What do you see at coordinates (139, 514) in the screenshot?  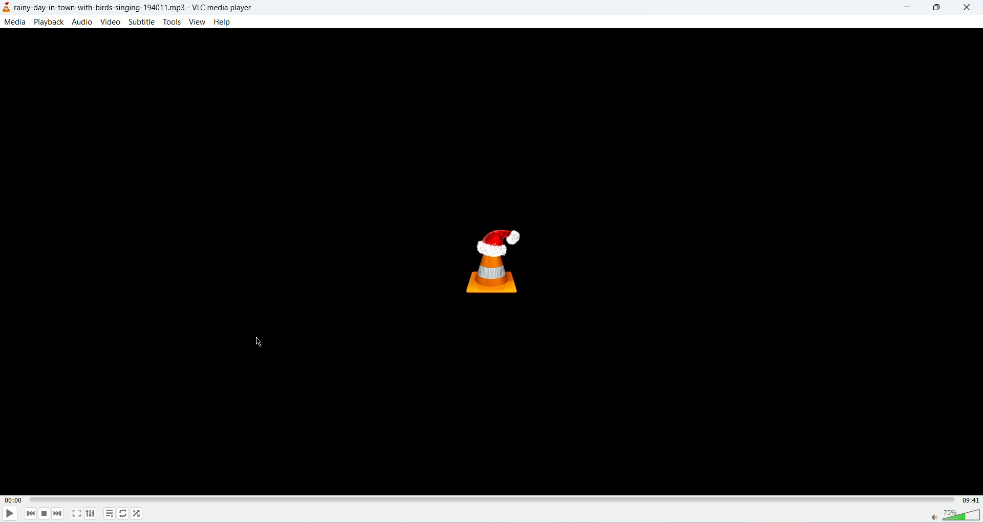 I see `shuffle` at bounding box center [139, 514].